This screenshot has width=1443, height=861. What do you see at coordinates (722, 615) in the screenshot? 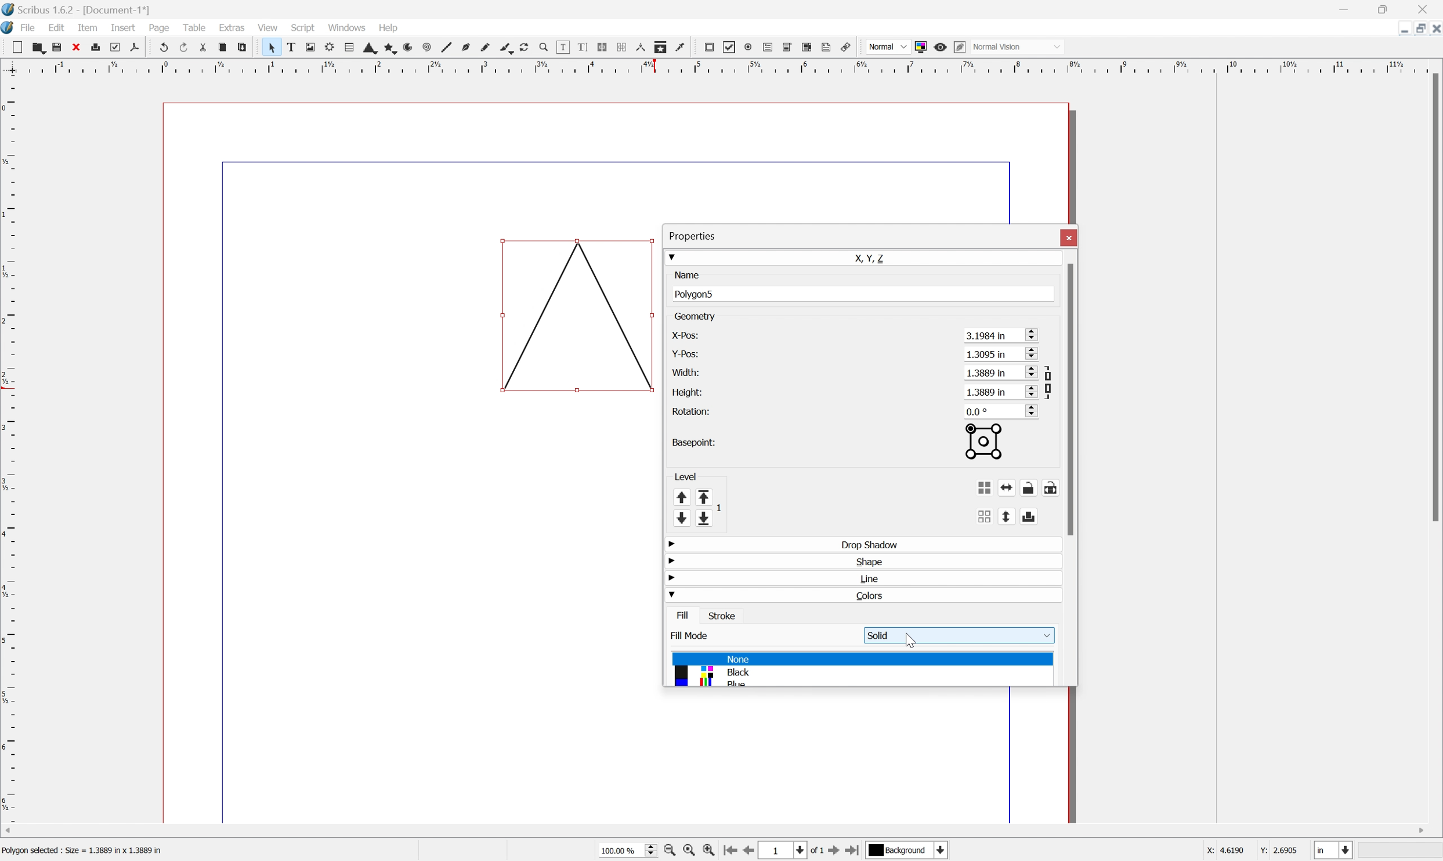
I see `Stroke` at bounding box center [722, 615].